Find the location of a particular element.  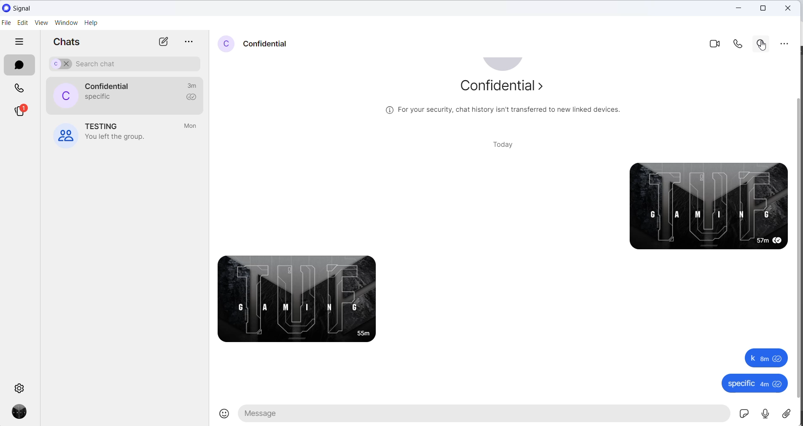

stories is located at coordinates (21, 111).